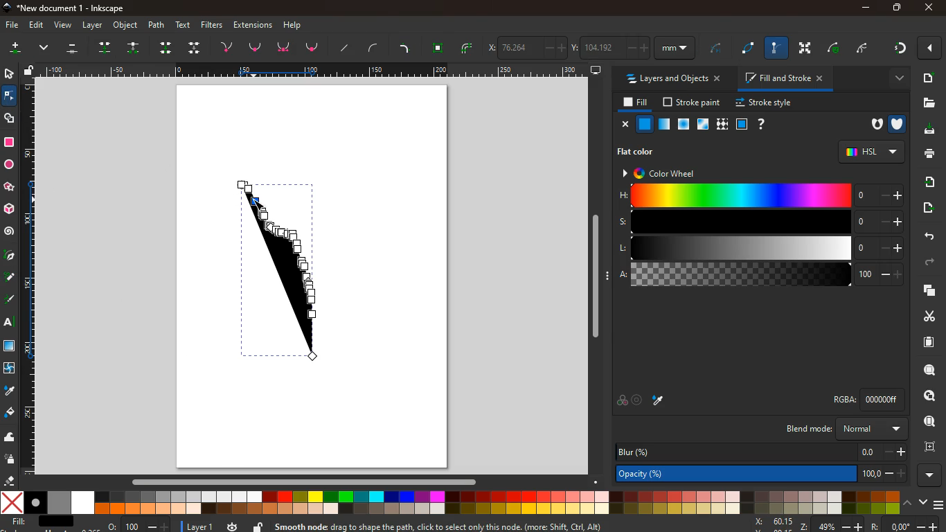 The height and width of the screenshot is (532, 946). I want to click on paint, so click(10, 414).